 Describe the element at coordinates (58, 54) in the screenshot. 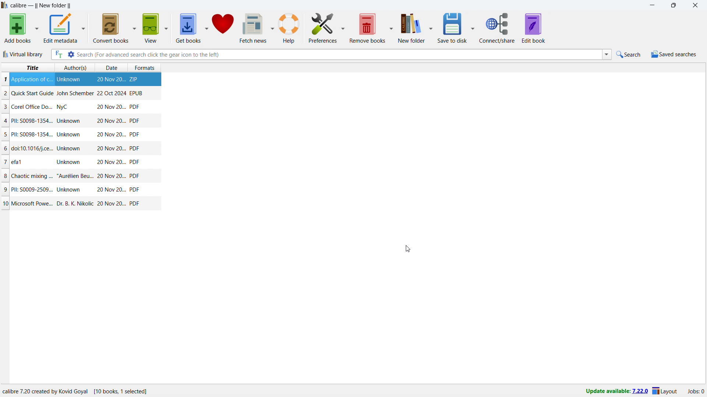

I see `full text search` at that location.